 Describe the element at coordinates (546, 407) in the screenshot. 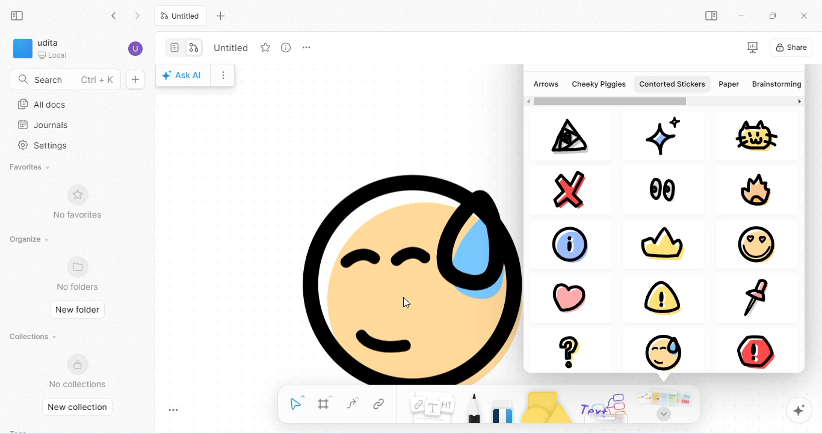

I see `shapes` at that location.